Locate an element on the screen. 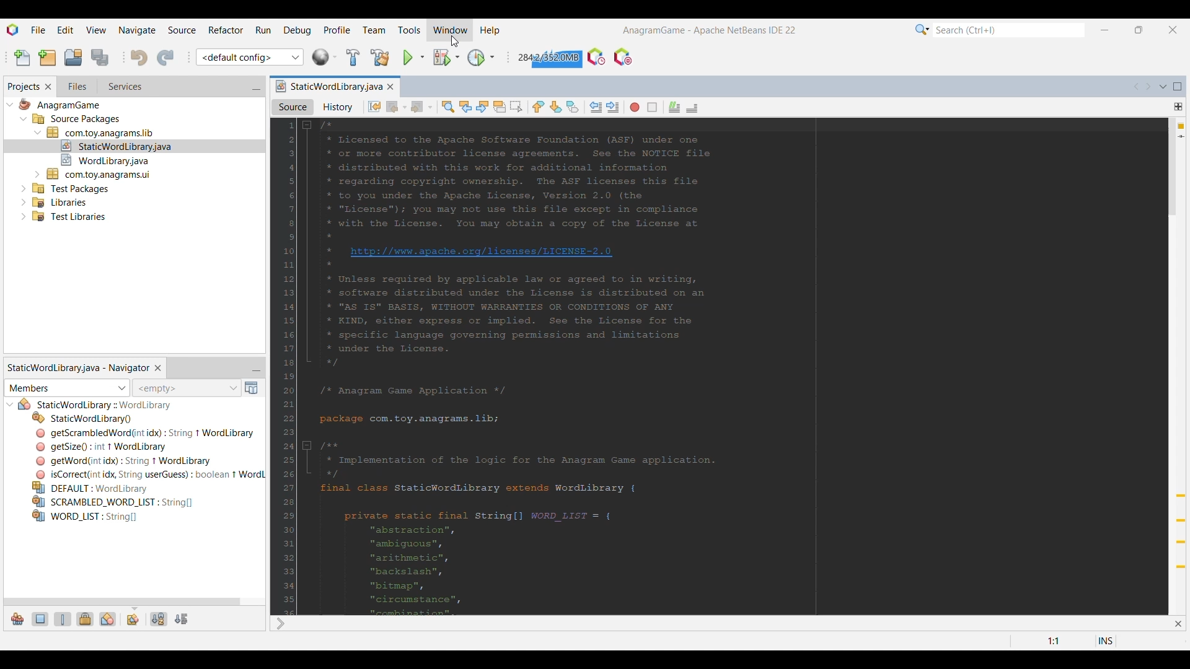  Save all is located at coordinates (101, 58).